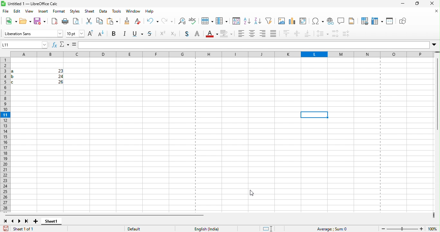 The image size is (440, 232). Describe the element at coordinates (323, 34) in the screenshot. I see `set line spacing ` at that location.